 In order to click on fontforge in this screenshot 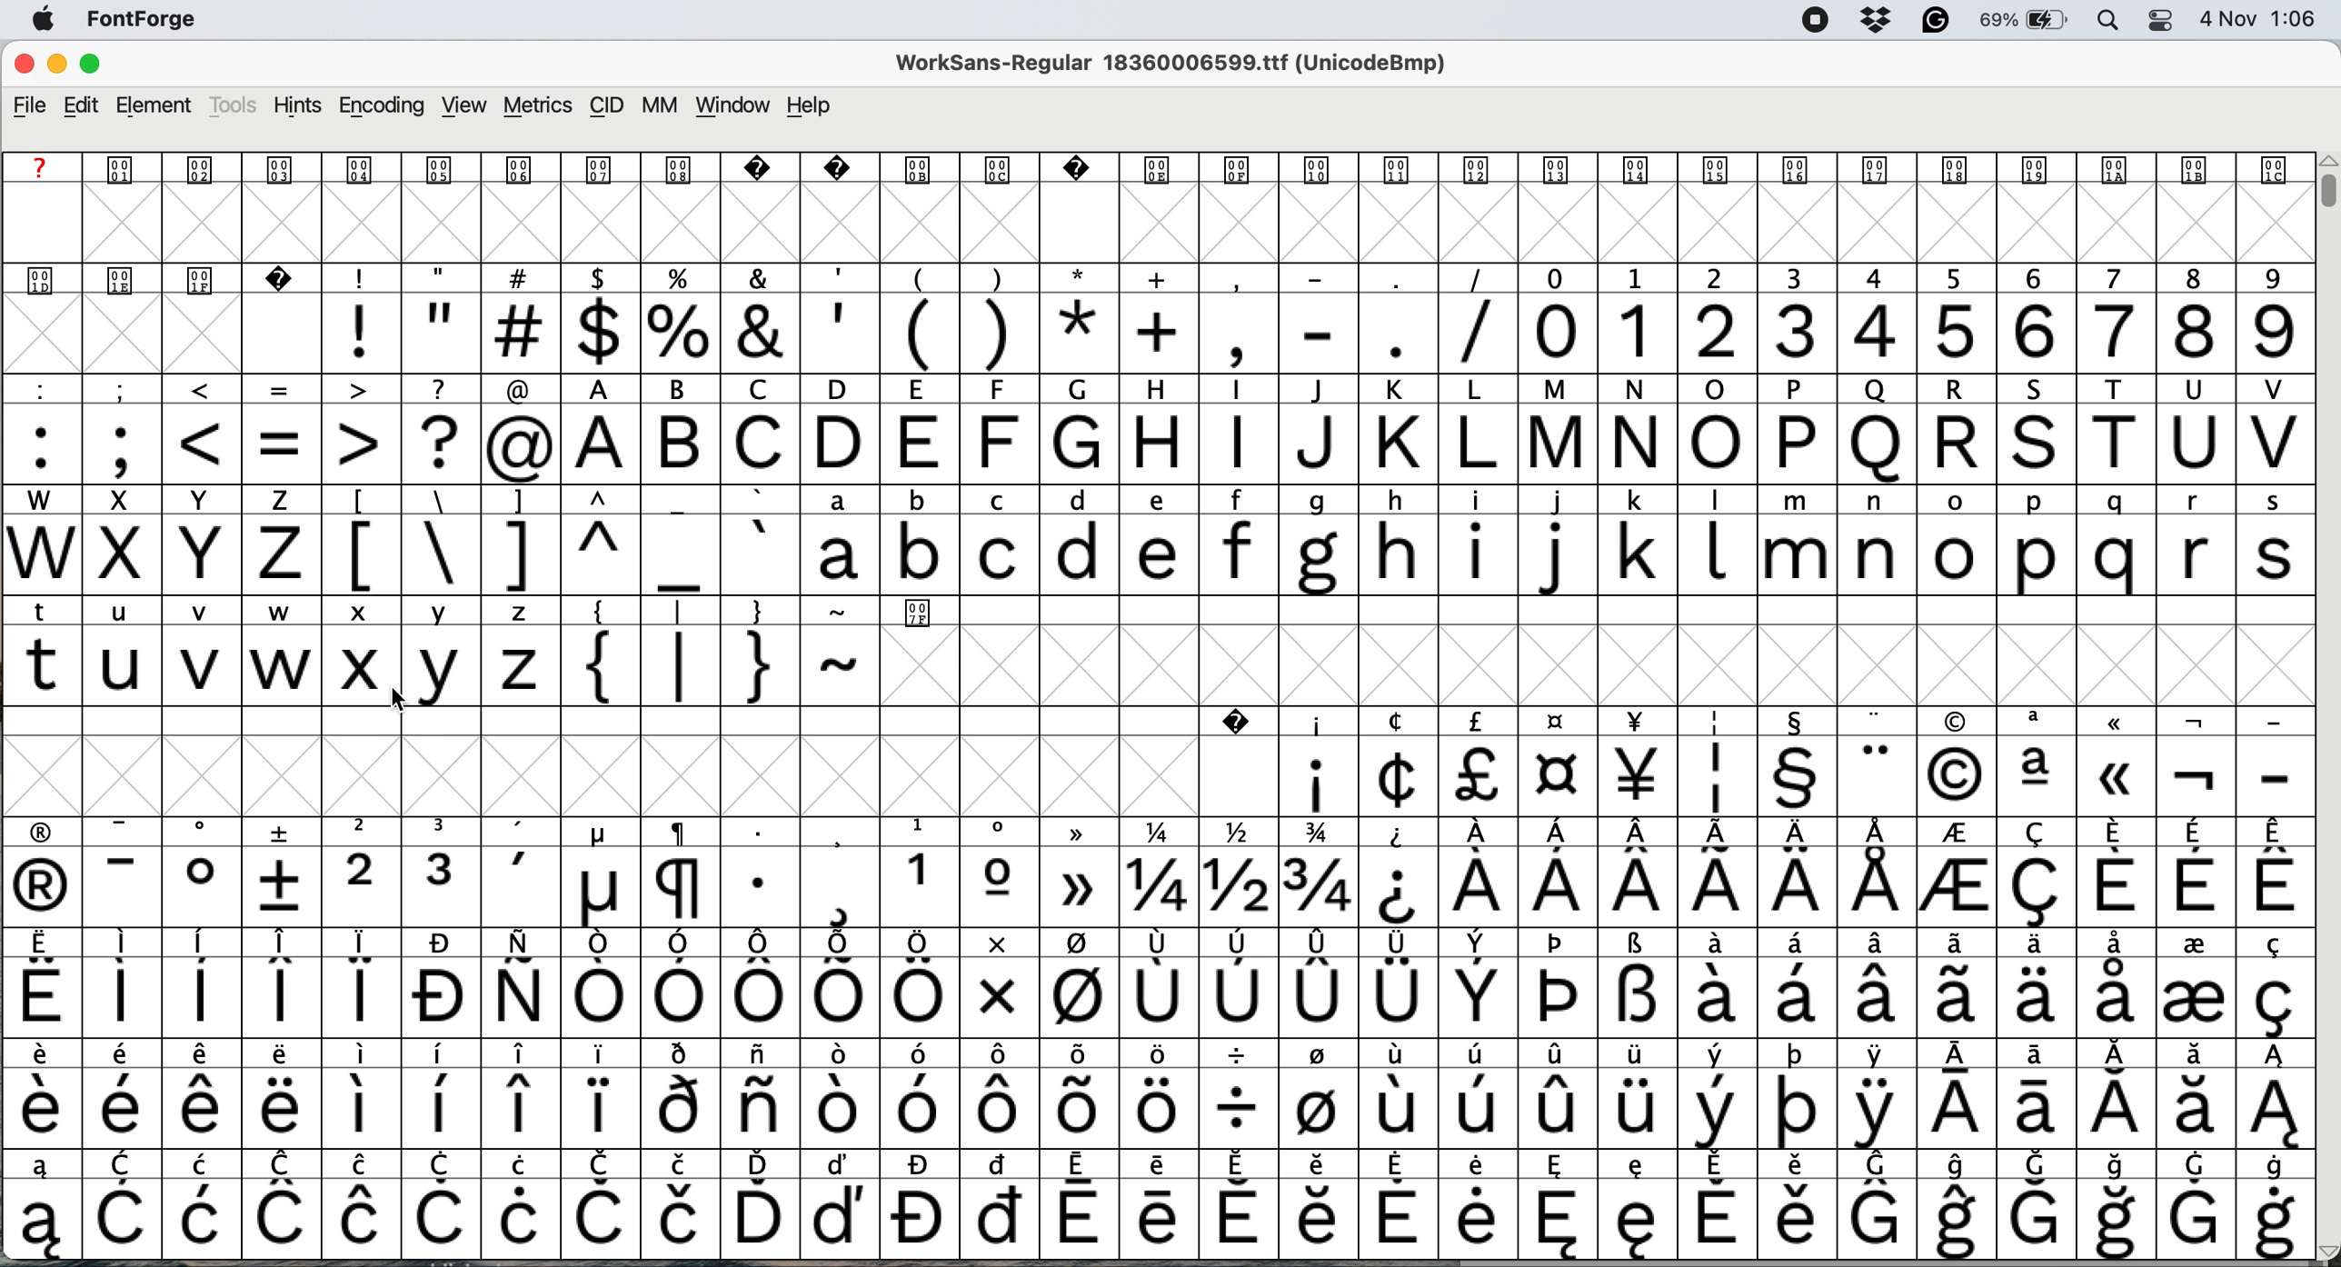, I will do `click(149, 23)`.